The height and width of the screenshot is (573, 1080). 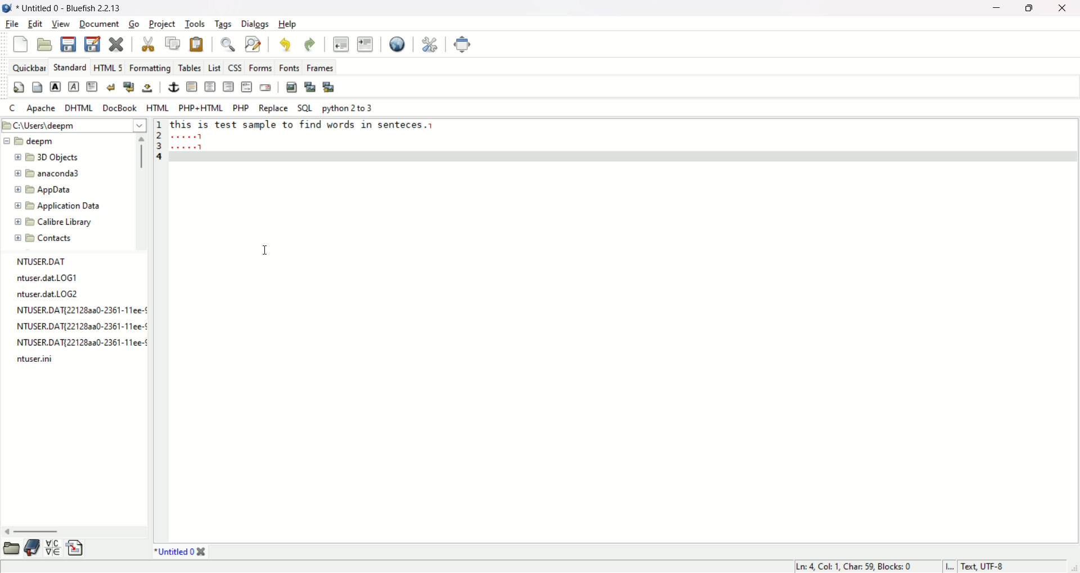 I want to click on save, so click(x=67, y=44).